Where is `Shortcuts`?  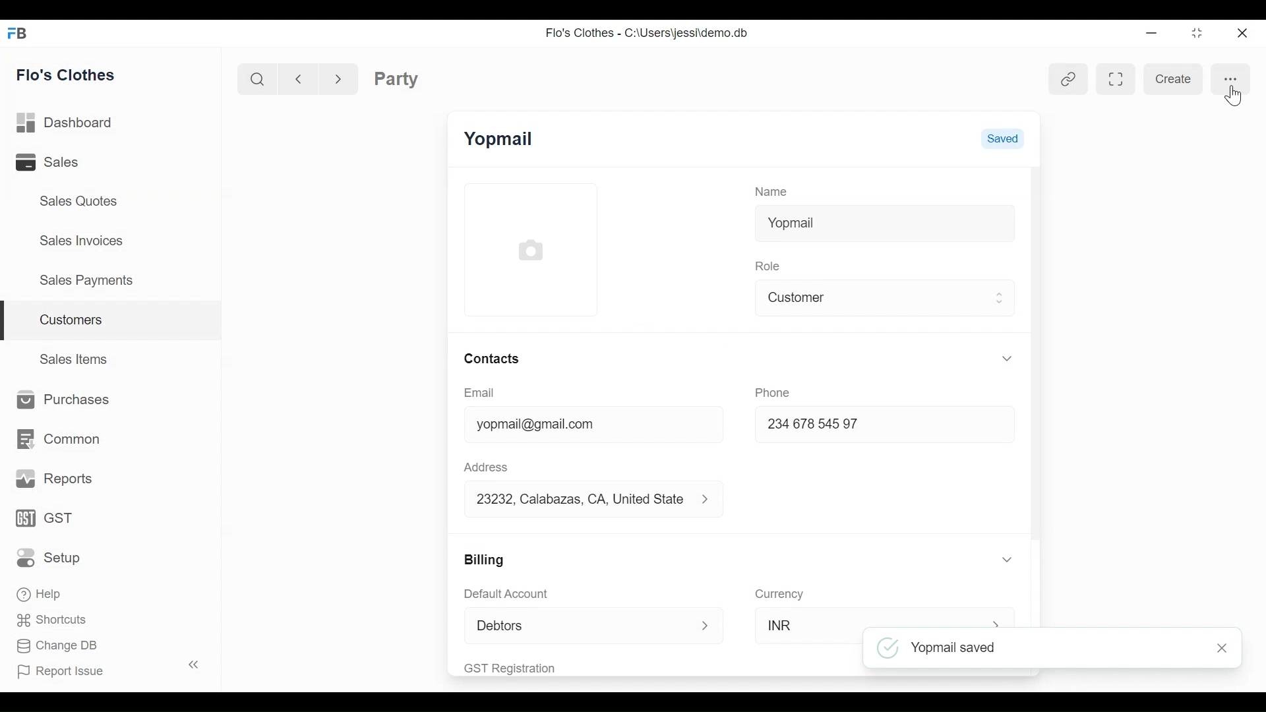 Shortcuts is located at coordinates (47, 619).